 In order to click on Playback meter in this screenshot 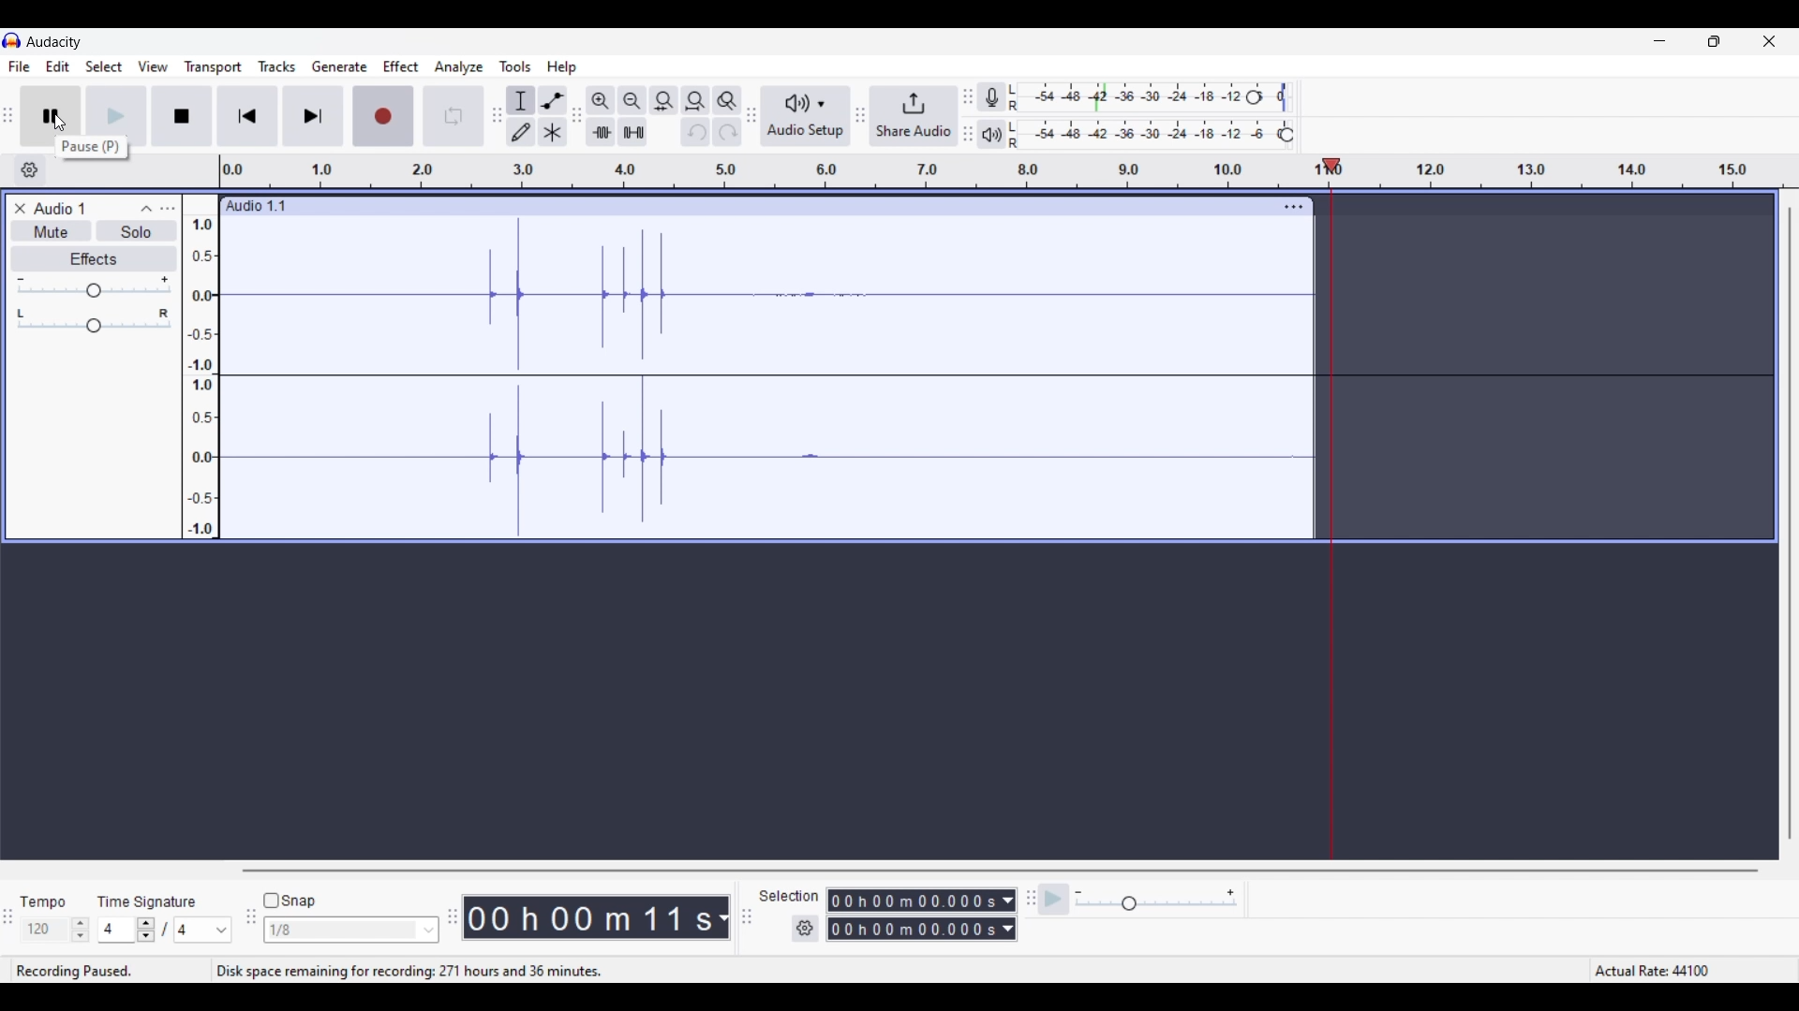, I will do `click(992, 135)`.